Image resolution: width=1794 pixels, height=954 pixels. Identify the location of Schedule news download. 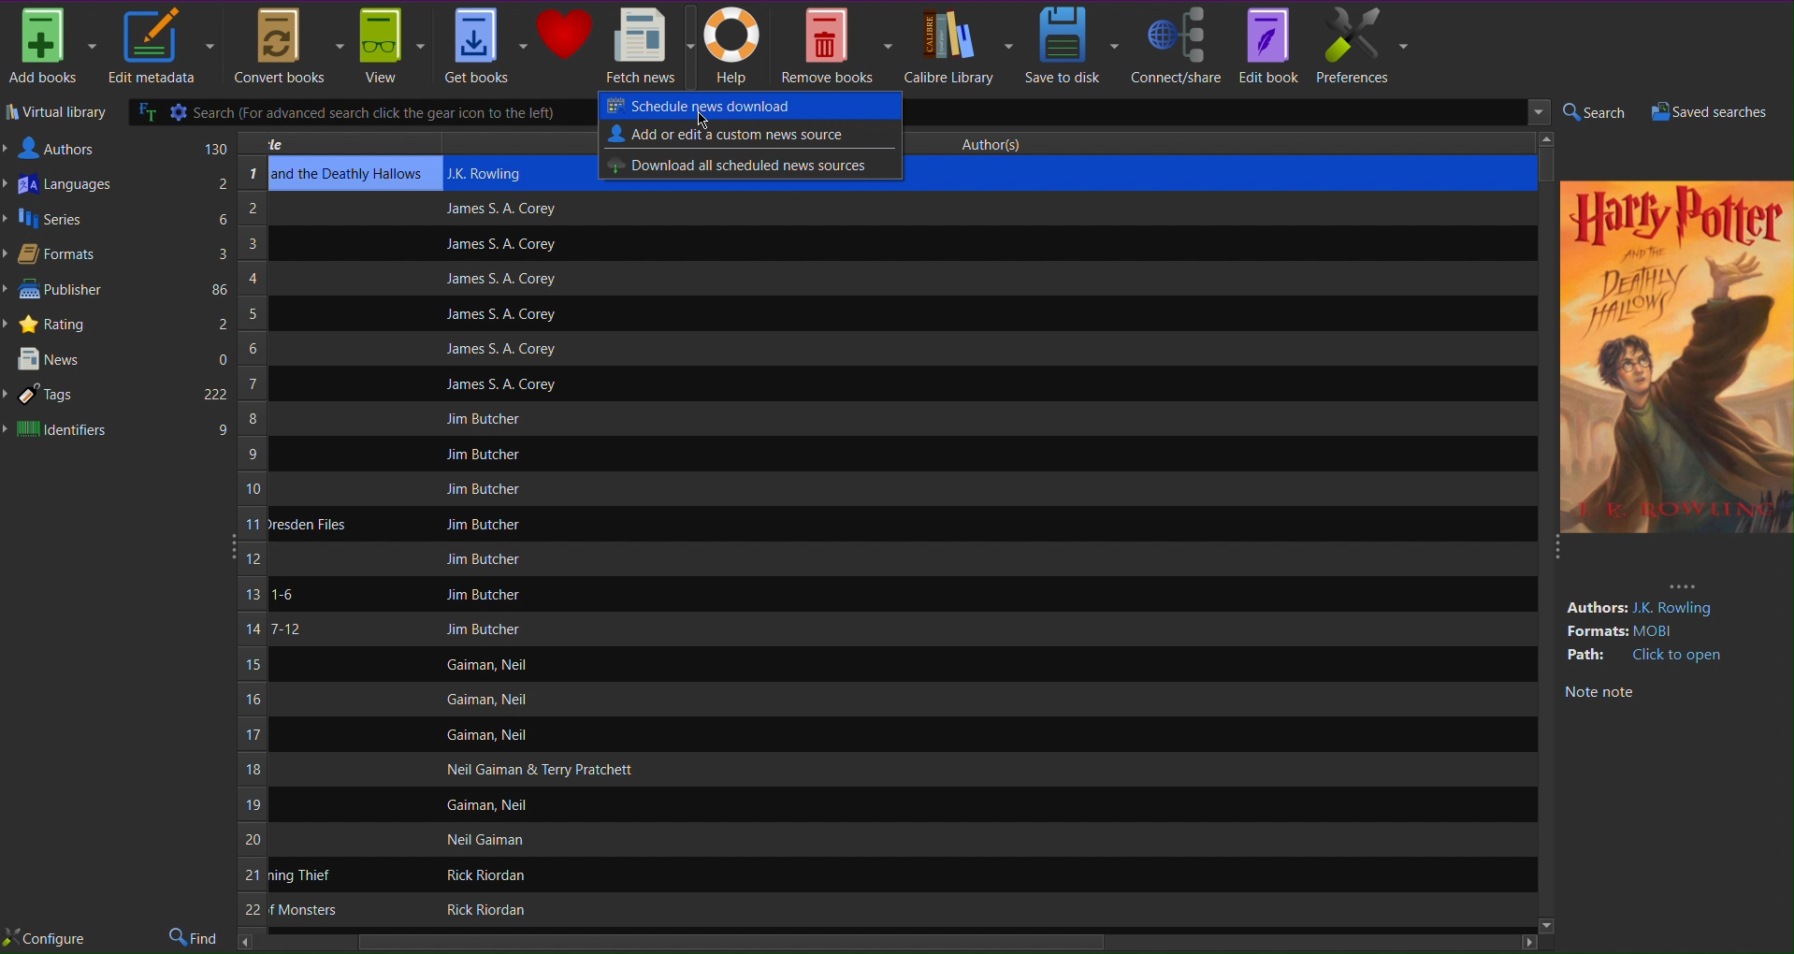
(745, 105).